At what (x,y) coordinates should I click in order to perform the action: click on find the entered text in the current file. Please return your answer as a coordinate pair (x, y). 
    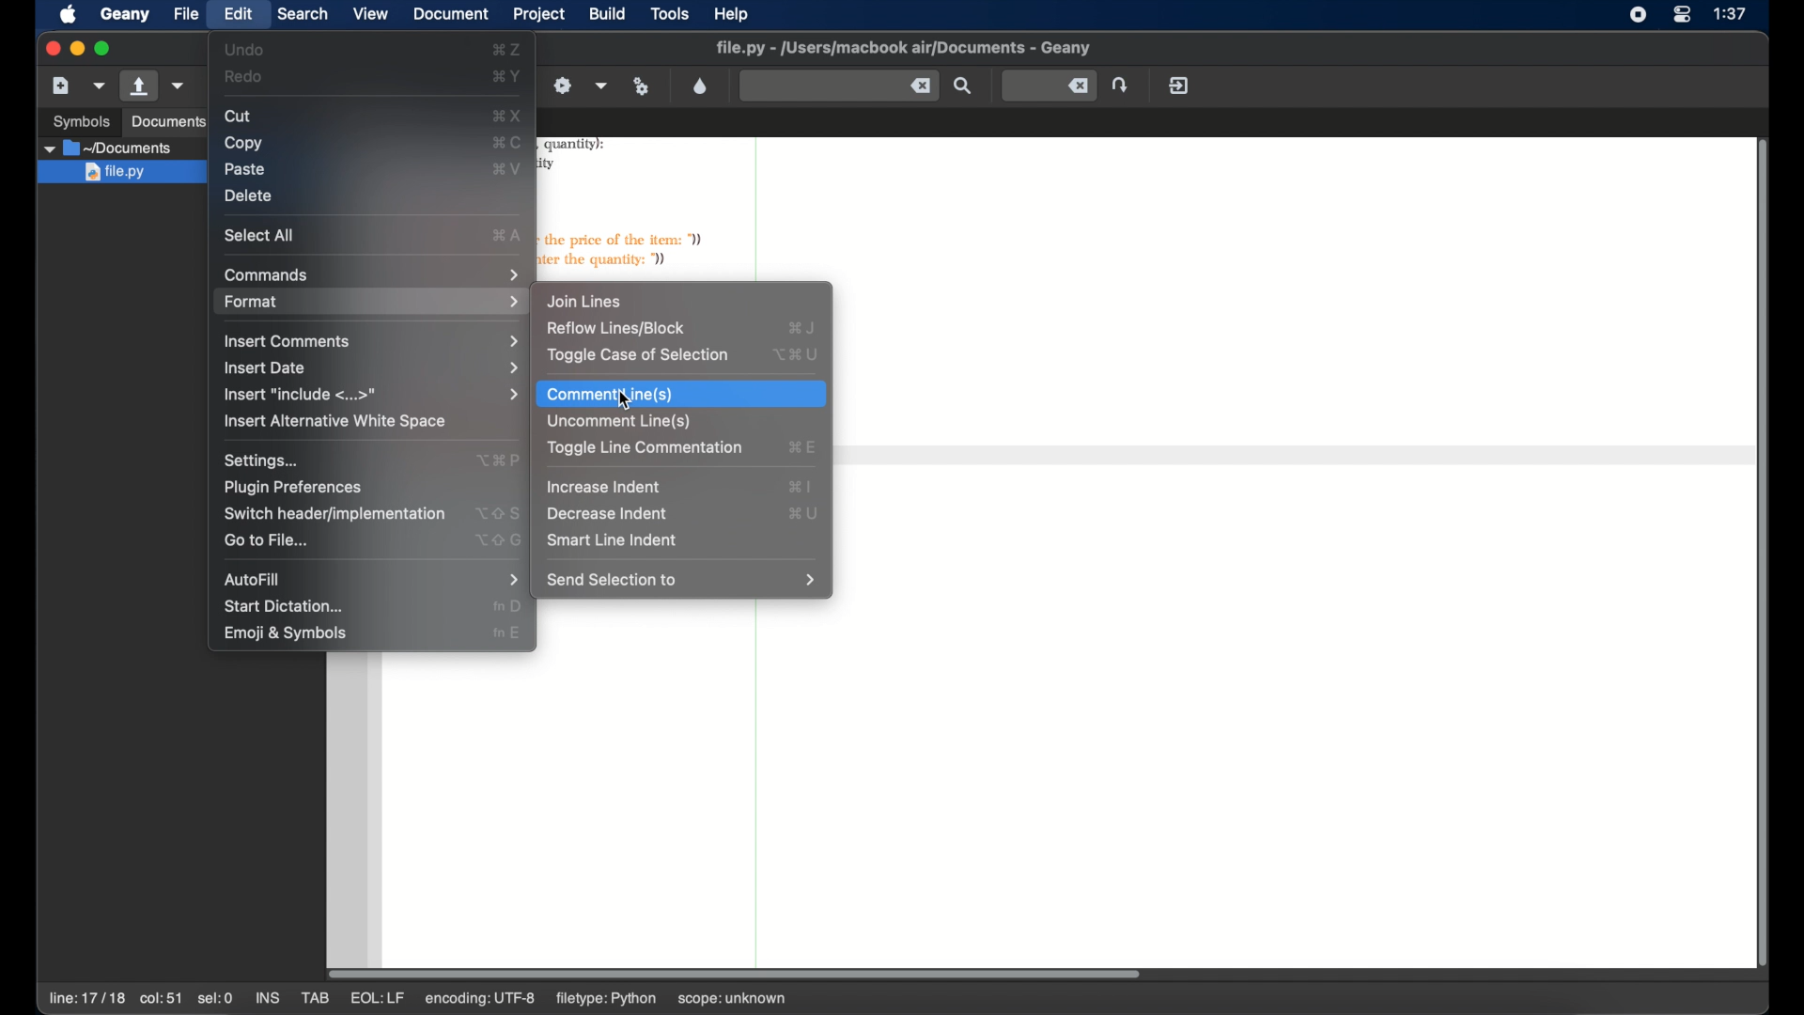
    Looking at the image, I should click on (838, 86).